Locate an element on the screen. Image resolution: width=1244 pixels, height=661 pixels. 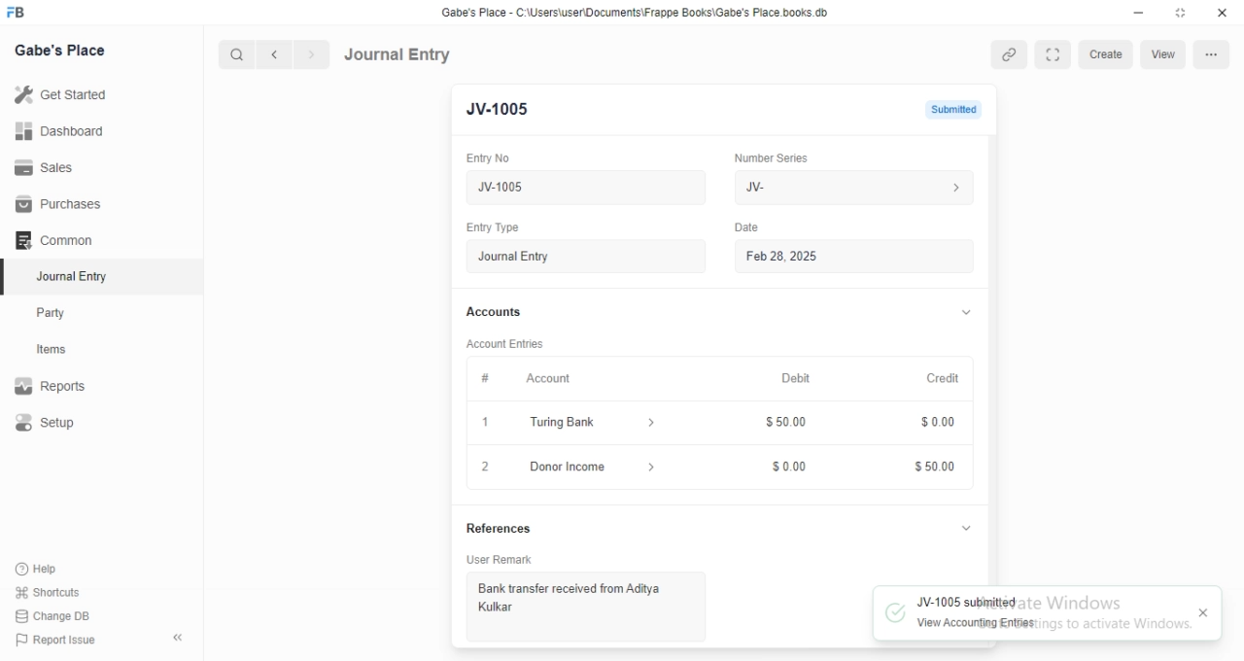
$000 is located at coordinates (792, 466).